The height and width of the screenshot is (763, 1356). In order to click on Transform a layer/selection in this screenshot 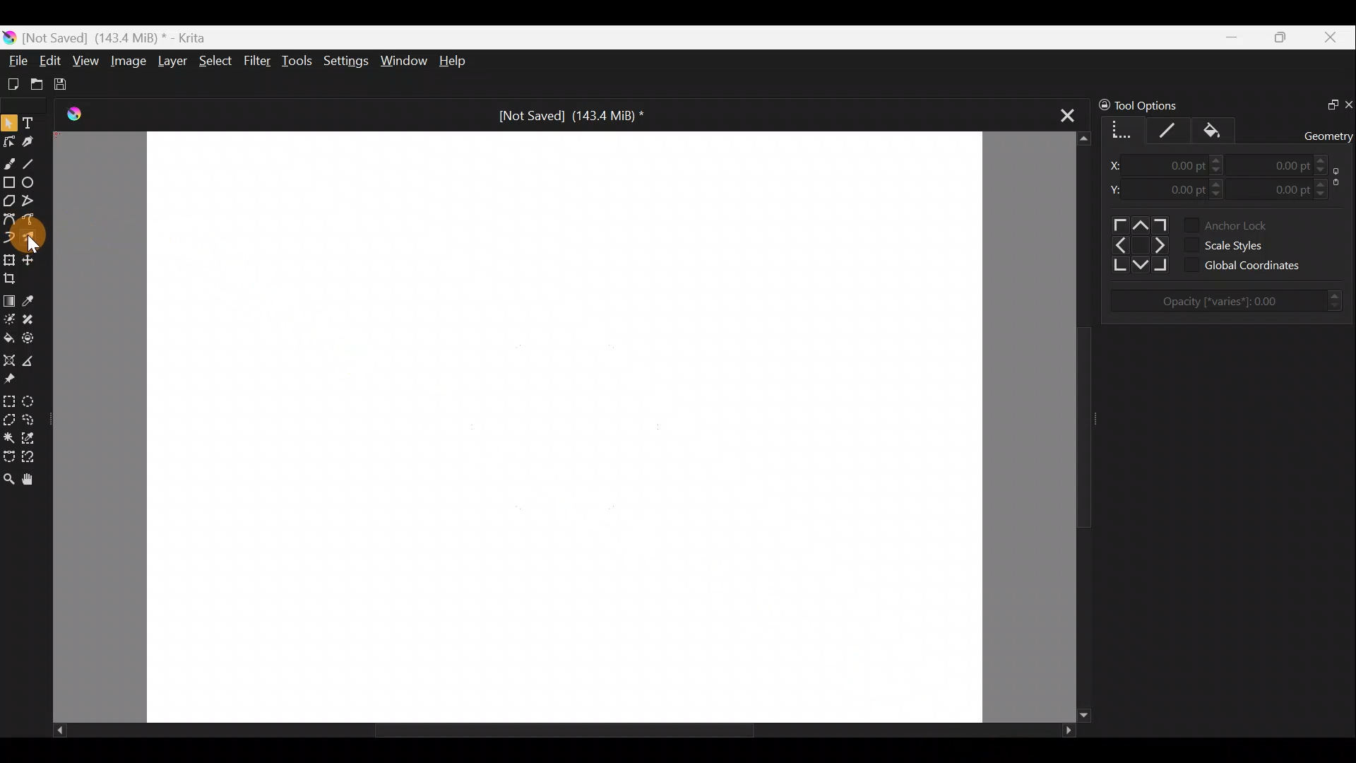, I will do `click(9, 259)`.